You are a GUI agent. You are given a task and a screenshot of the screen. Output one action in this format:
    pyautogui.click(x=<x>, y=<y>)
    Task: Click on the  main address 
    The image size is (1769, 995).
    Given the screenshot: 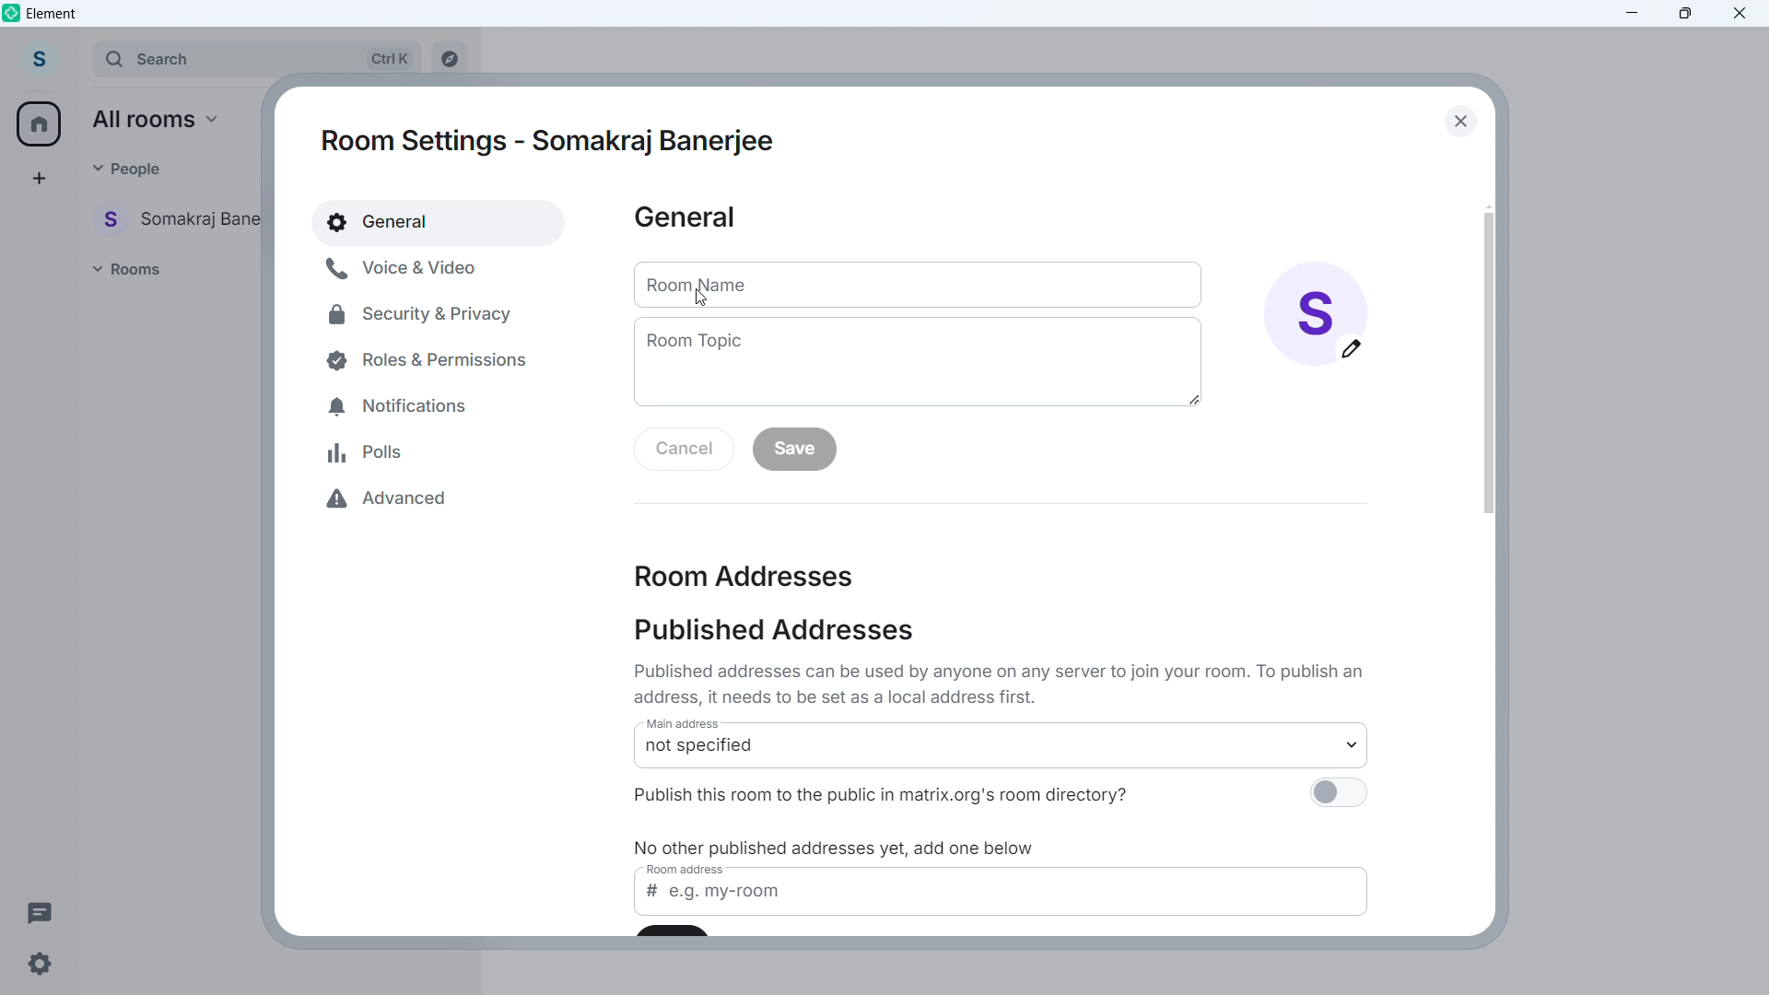 What is the action you would take?
    pyautogui.click(x=691, y=726)
    